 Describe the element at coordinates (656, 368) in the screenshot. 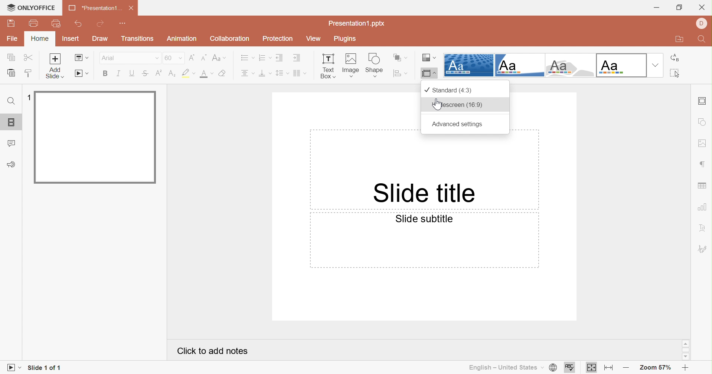

I see `Zoom 57%` at that location.